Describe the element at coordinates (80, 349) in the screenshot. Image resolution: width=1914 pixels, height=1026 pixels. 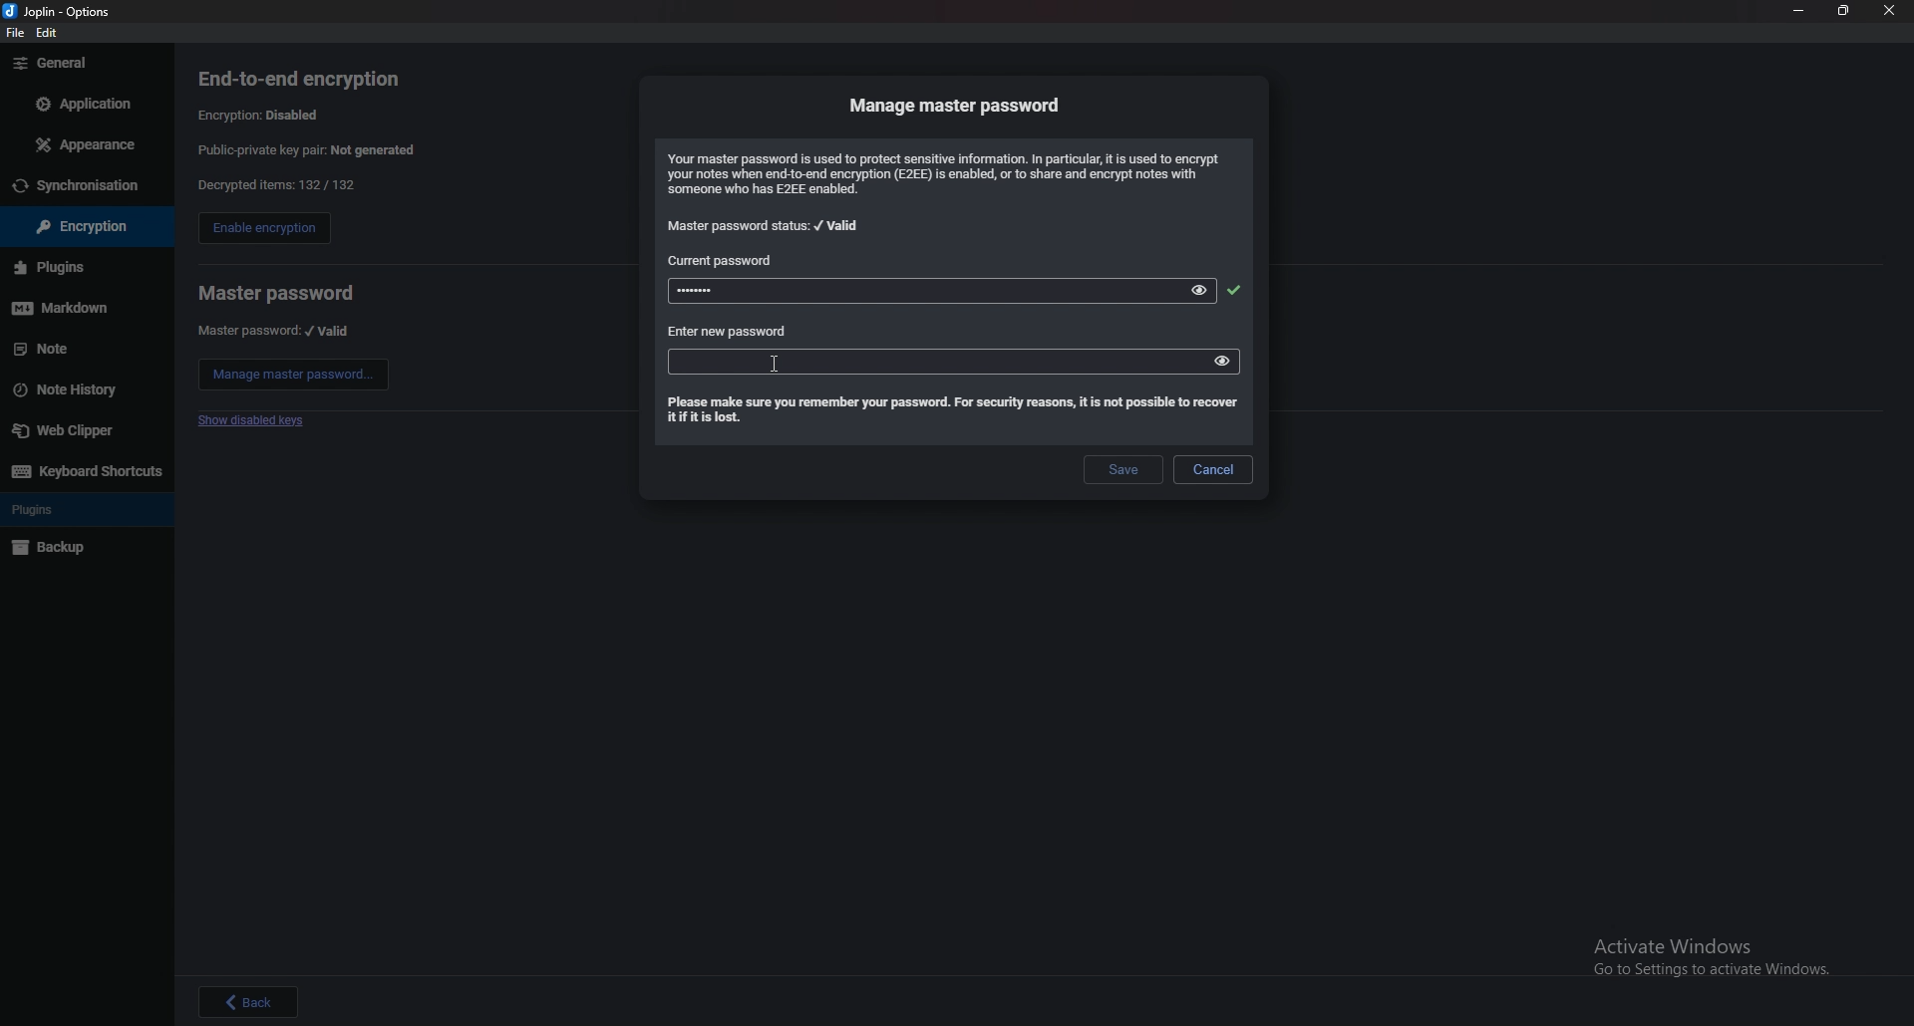
I see `note` at that location.